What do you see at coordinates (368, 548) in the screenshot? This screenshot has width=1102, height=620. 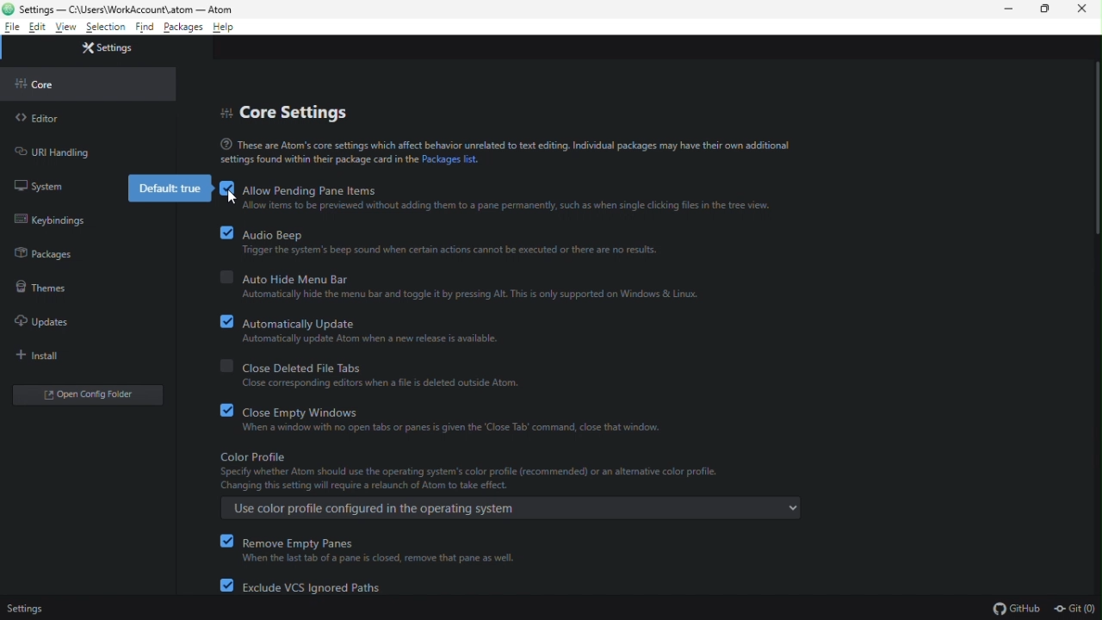 I see `remove empty panes. When the last tab of a pane is closed, remove that pane as well.` at bounding box center [368, 548].